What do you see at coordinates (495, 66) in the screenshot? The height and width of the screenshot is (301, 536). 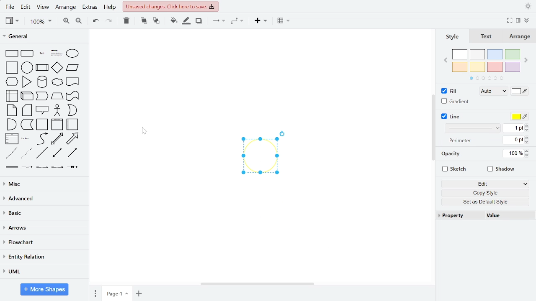 I see `red` at bounding box center [495, 66].